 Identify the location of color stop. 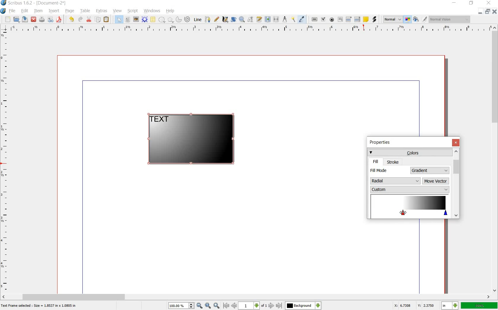
(410, 206).